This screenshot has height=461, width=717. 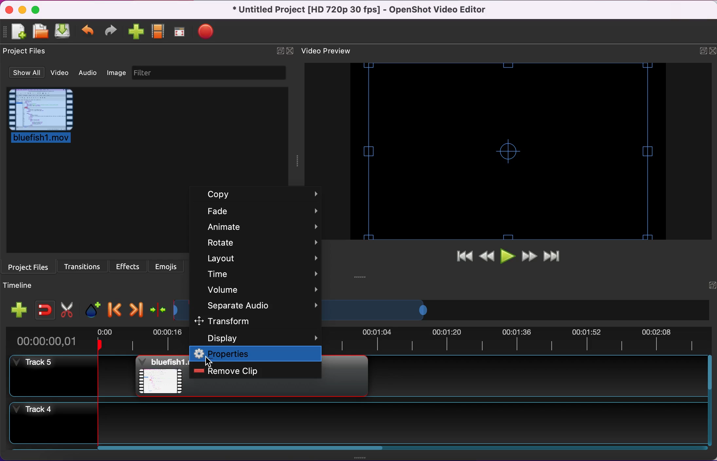 I want to click on fast forward, so click(x=527, y=256).